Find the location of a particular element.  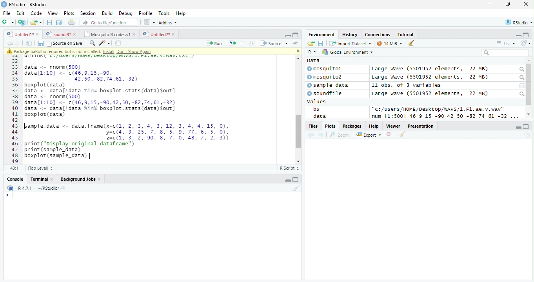

Code is located at coordinates (36, 13).